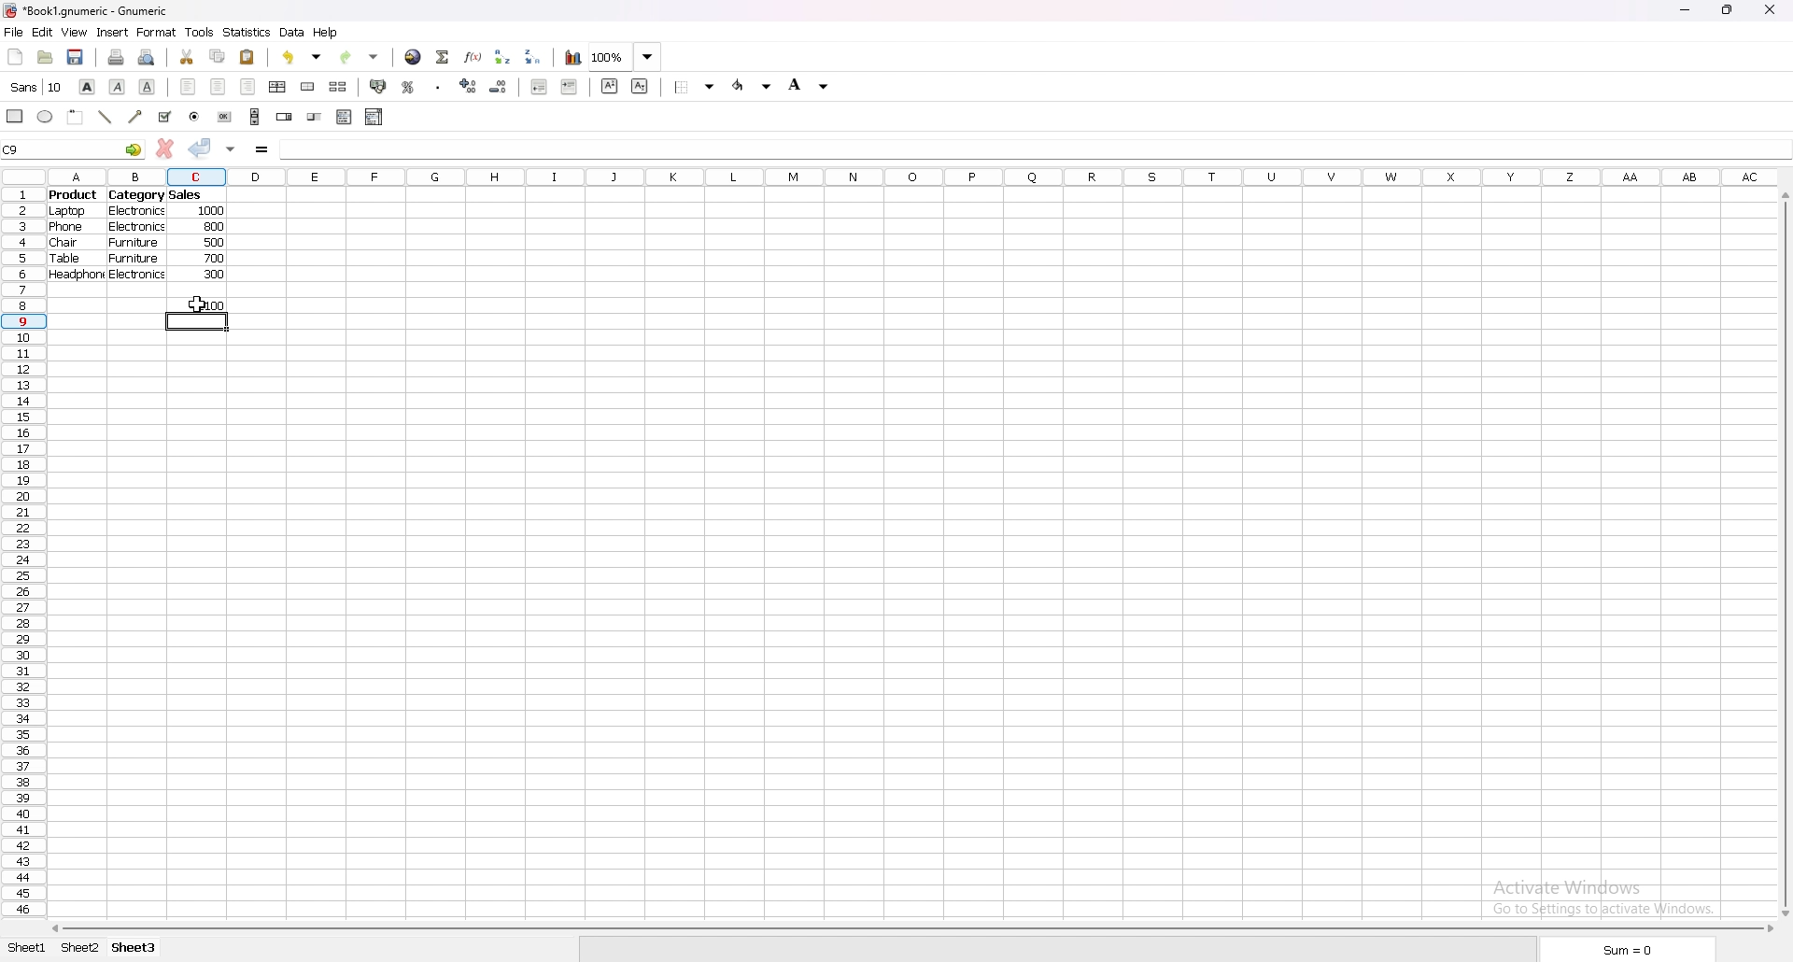  What do you see at coordinates (165, 117) in the screenshot?
I see `tickbox` at bounding box center [165, 117].